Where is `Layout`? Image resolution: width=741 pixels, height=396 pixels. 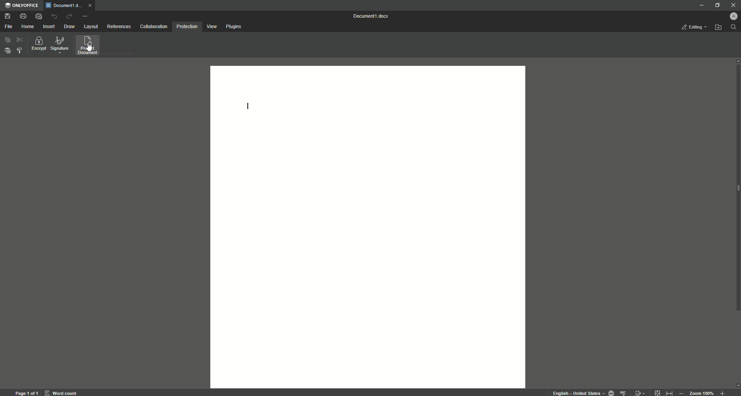
Layout is located at coordinates (92, 27).